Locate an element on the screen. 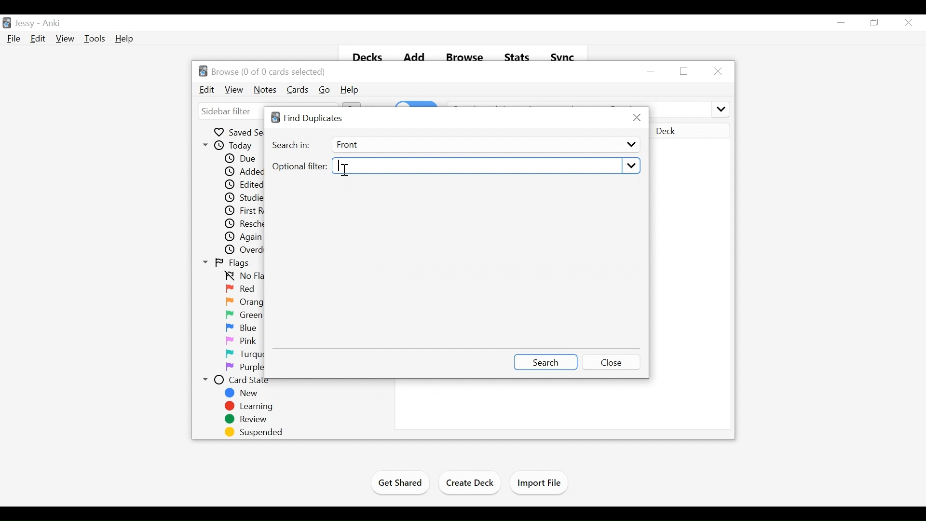 The width and height of the screenshot is (926, 521). Cards is located at coordinates (299, 90).